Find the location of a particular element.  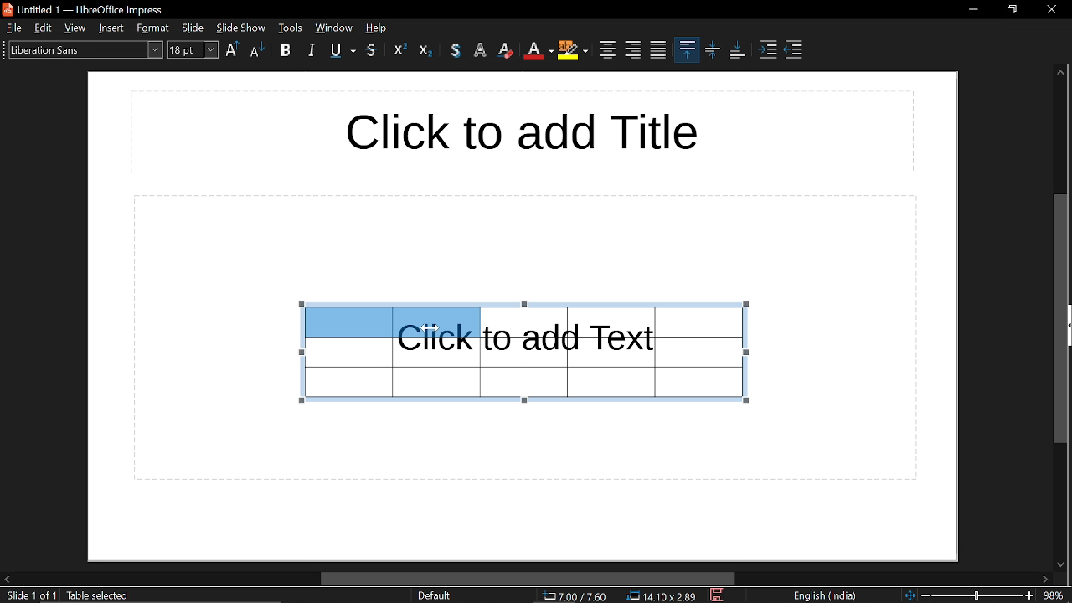

decrease indent is located at coordinates (792, 51).